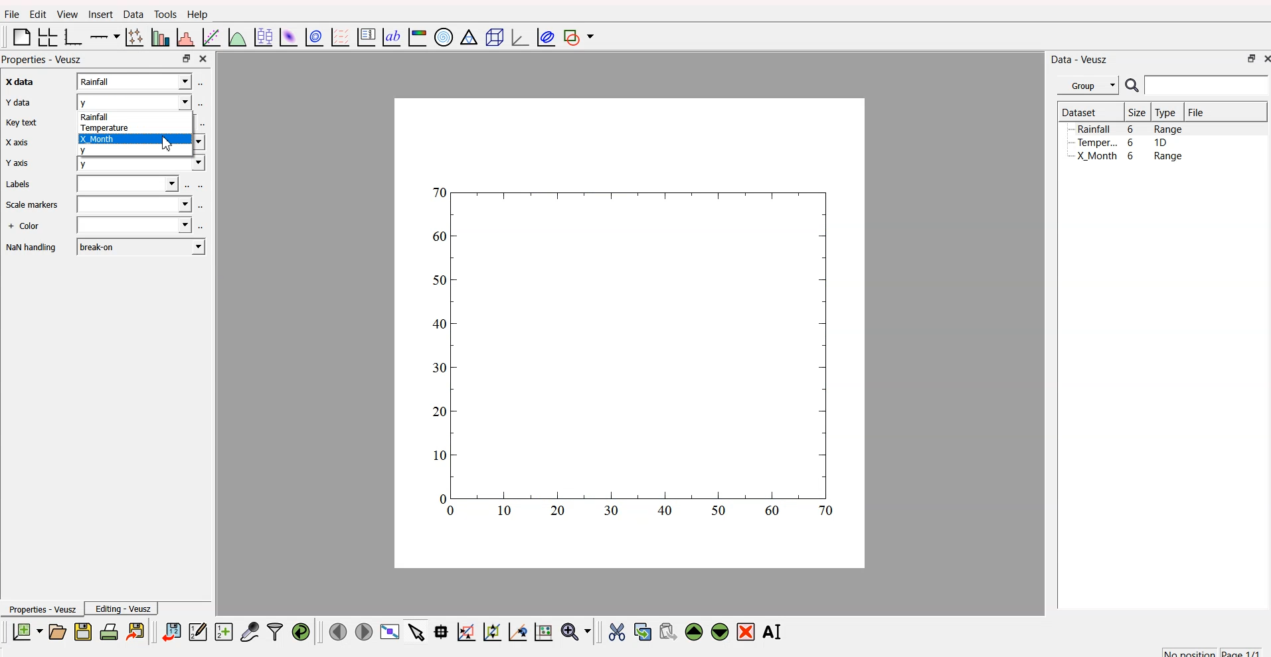 This screenshot has width=1271, height=657. What do you see at coordinates (275, 630) in the screenshot?
I see `filter data` at bounding box center [275, 630].